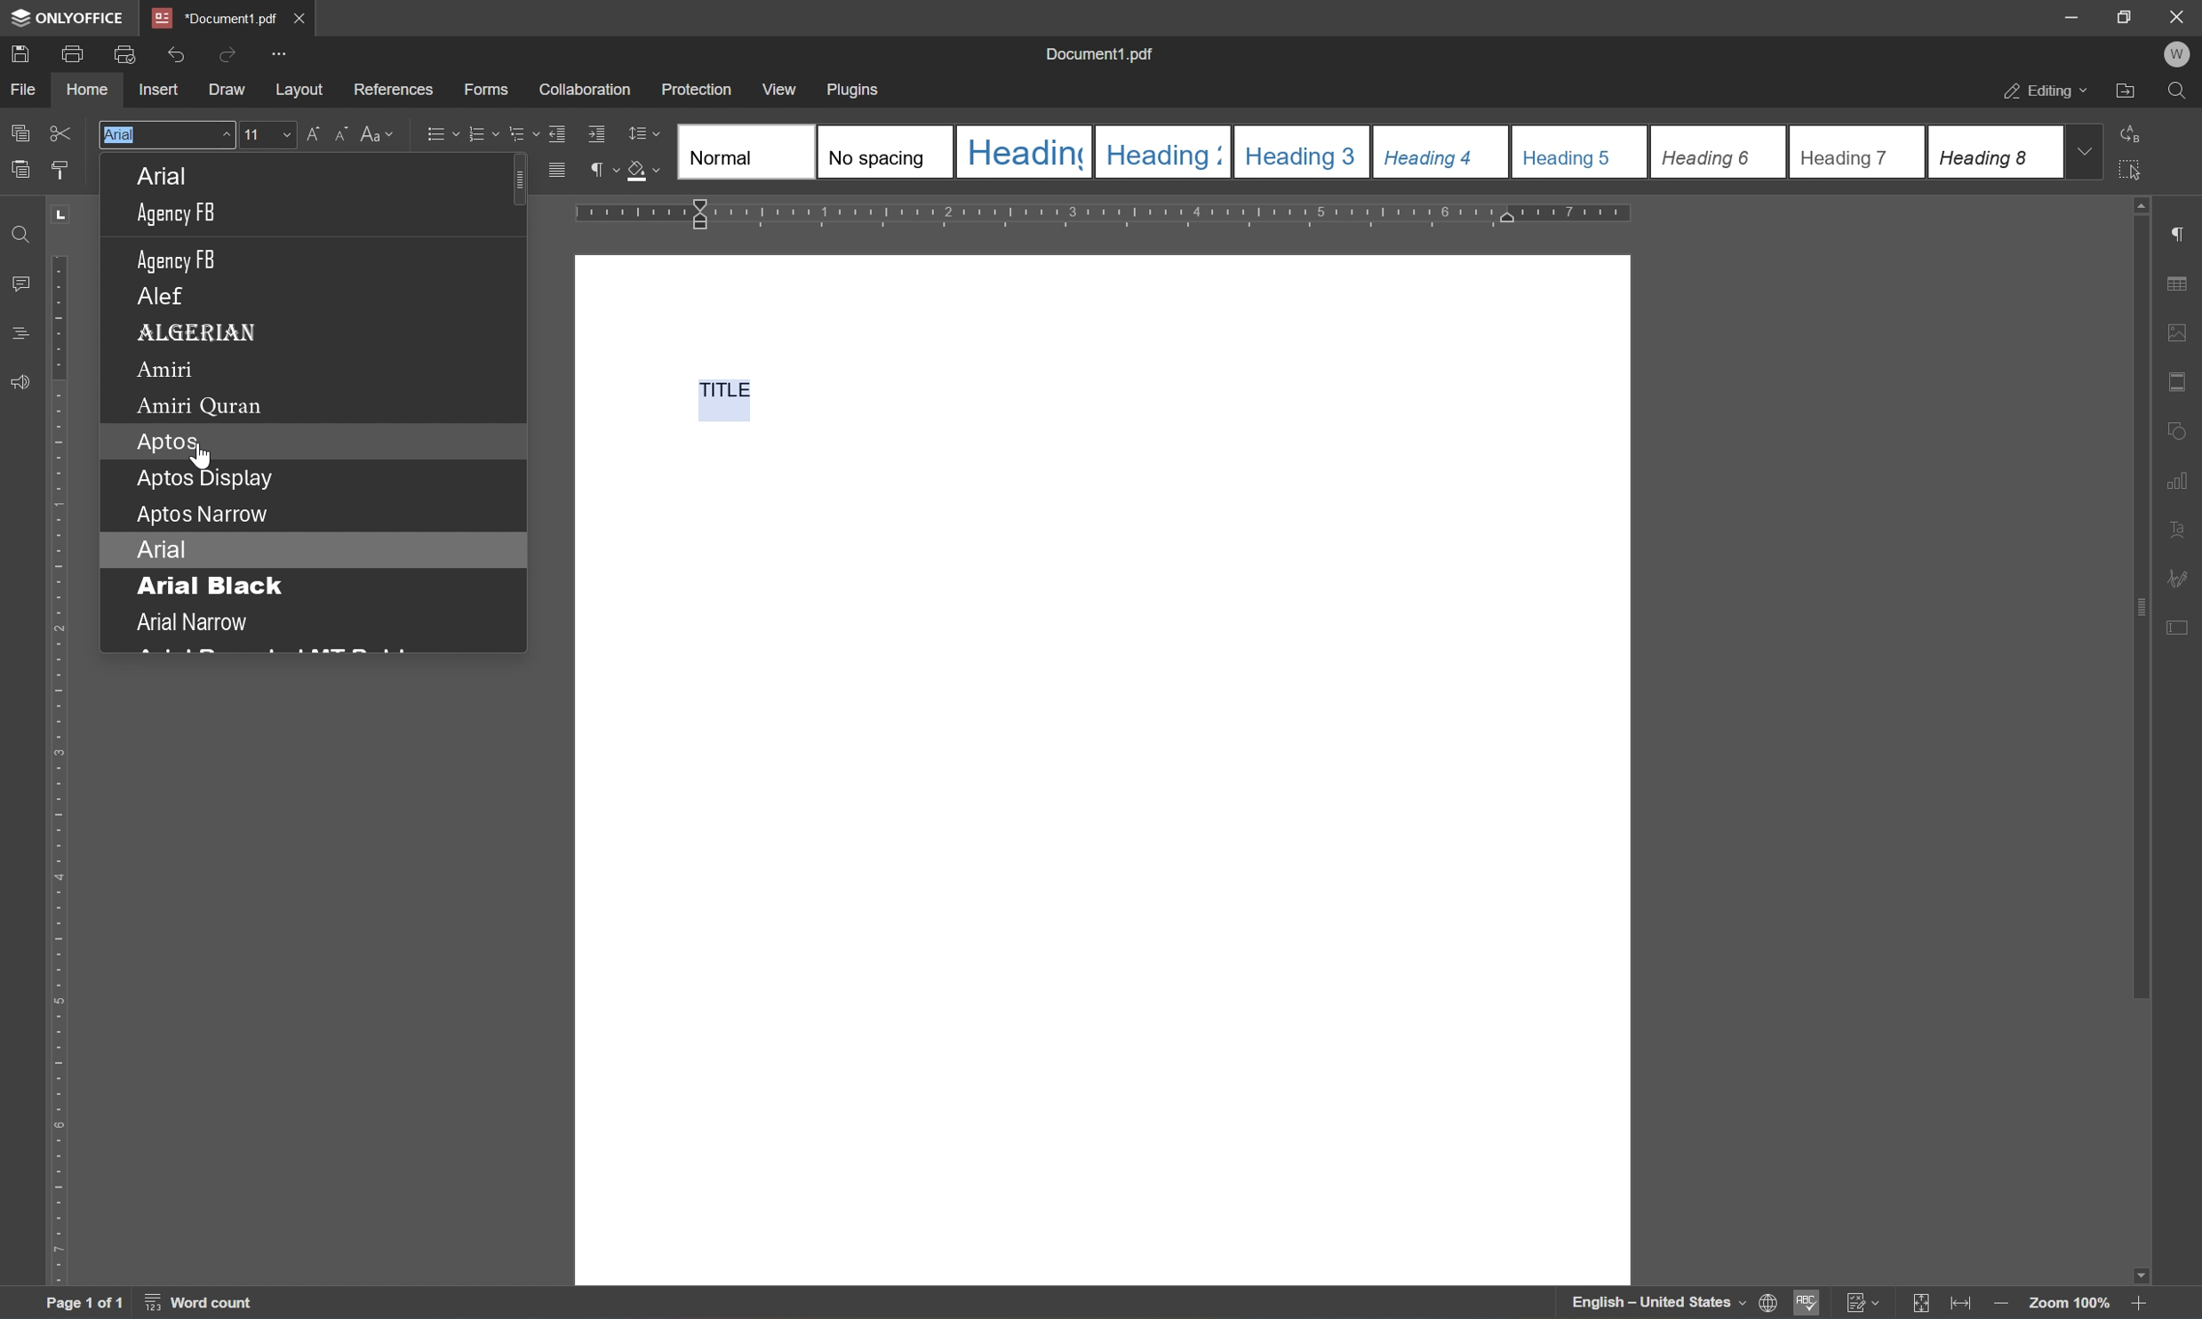 This screenshot has height=1319, width=2202. I want to click on text art settings, so click(2182, 525).